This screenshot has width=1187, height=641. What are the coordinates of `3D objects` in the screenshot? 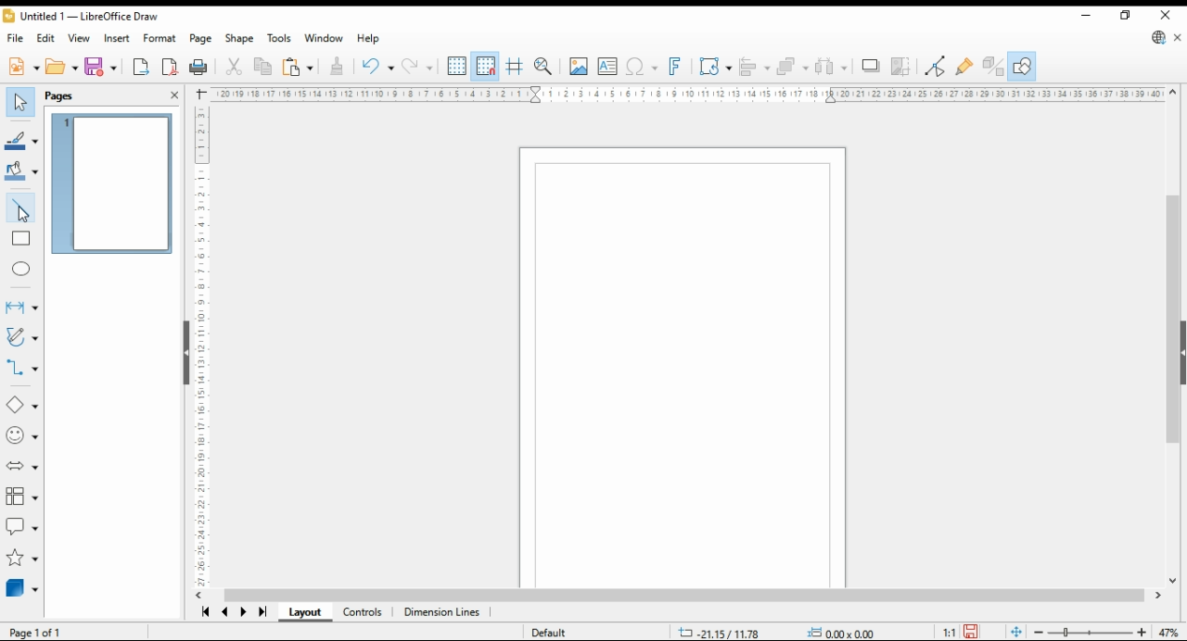 It's located at (22, 589).